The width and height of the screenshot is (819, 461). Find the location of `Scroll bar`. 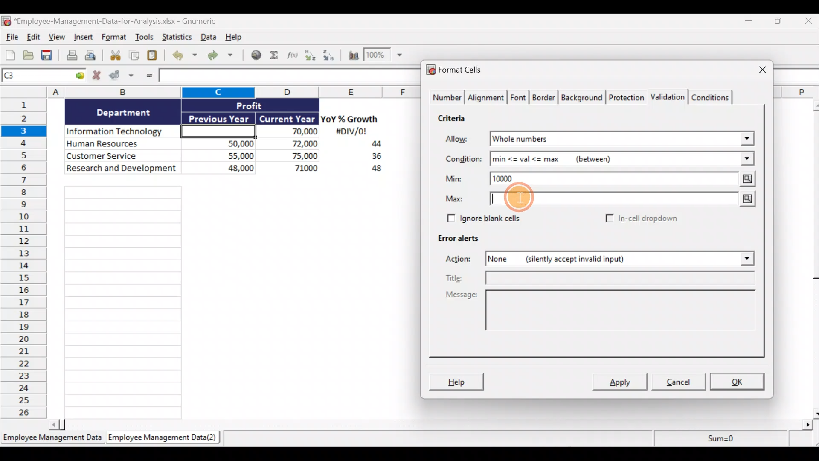

Scroll bar is located at coordinates (434, 423).